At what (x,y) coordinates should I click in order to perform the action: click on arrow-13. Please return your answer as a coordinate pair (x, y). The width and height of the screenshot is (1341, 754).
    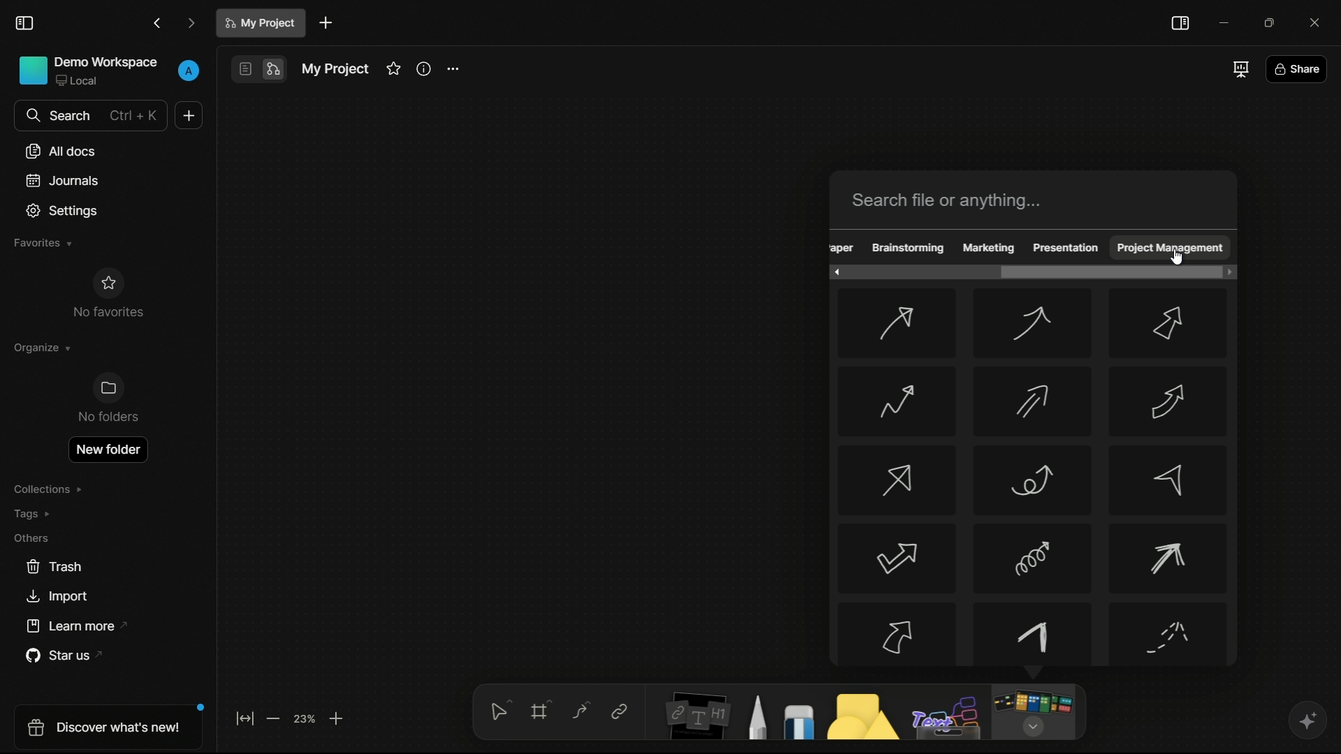
    Looking at the image, I should click on (896, 633).